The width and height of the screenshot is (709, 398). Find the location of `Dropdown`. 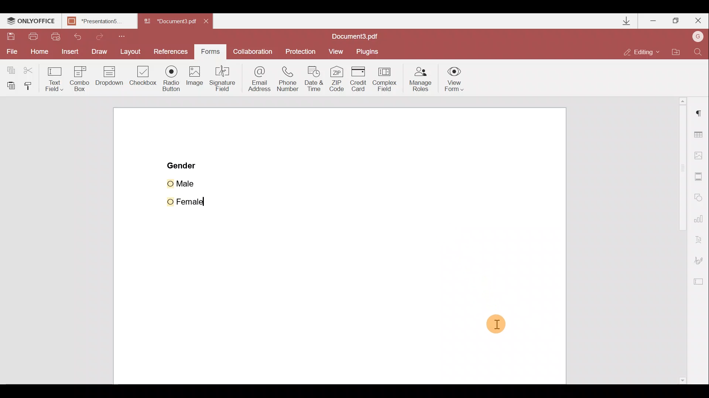

Dropdown is located at coordinates (109, 79).